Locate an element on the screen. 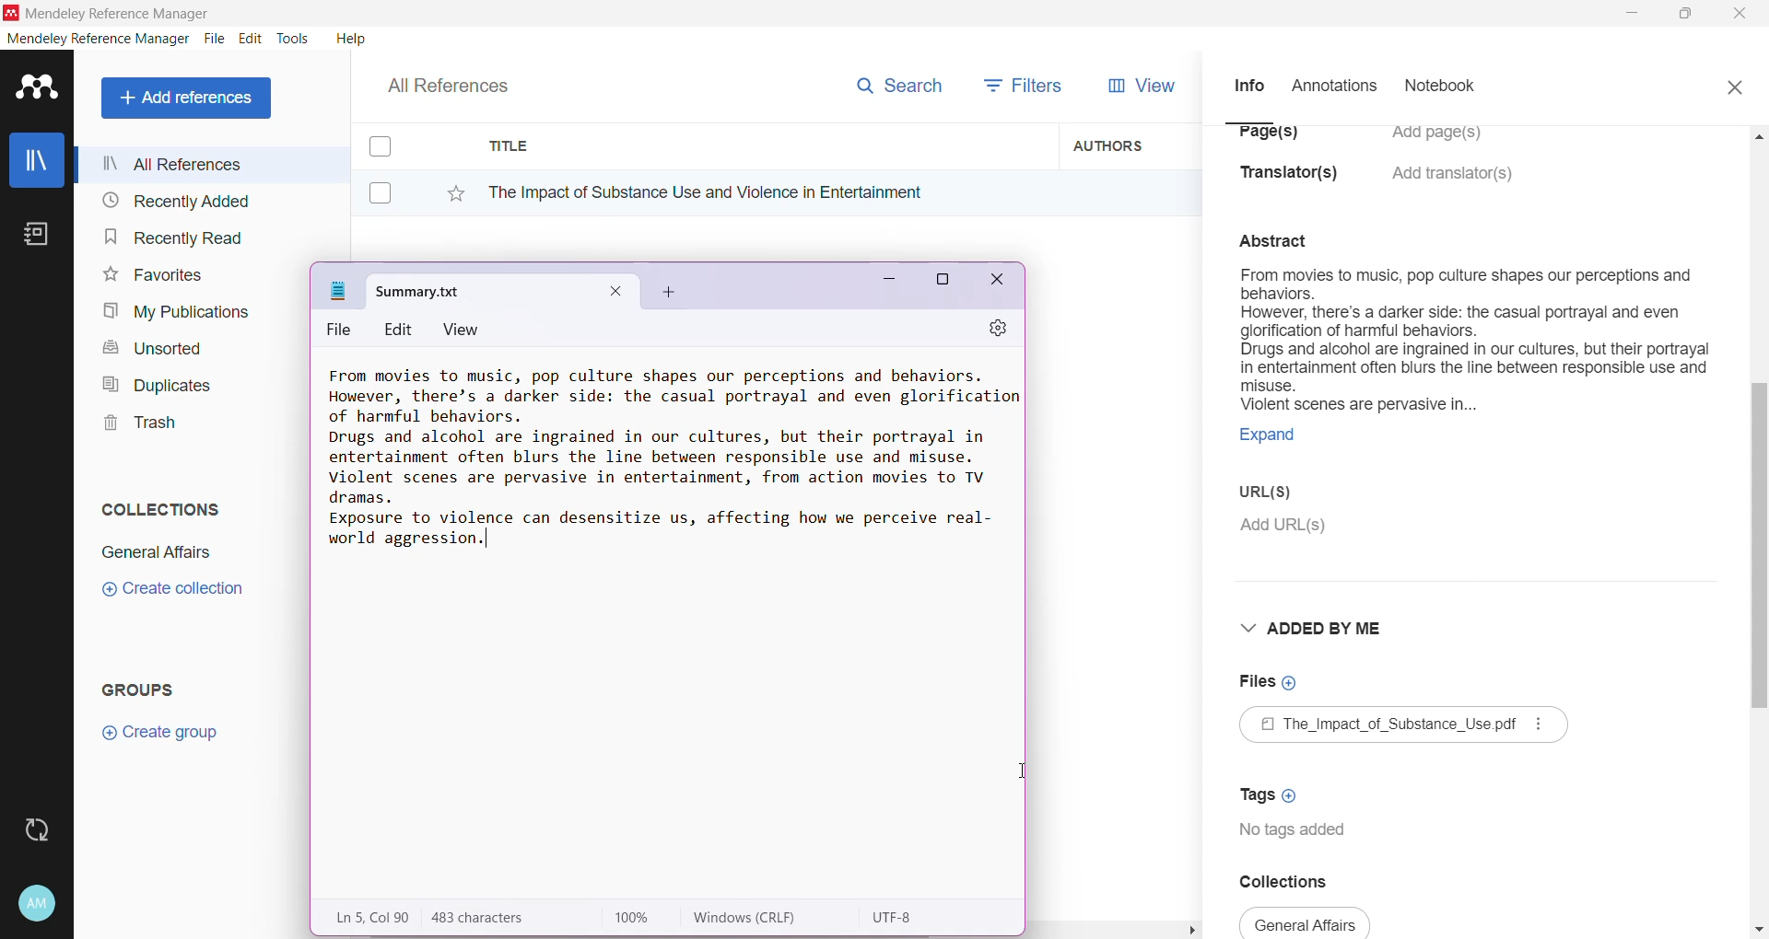 This screenshot has width=1769, height=939. Tools is located at coordinates (294, 39).